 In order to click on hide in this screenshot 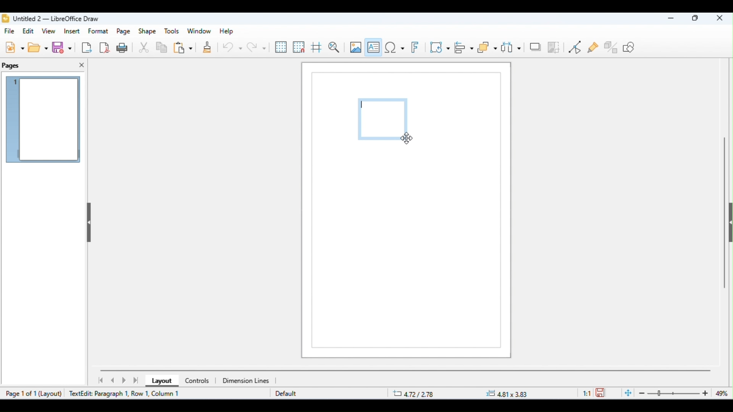, I will do `click(728, 224)`.